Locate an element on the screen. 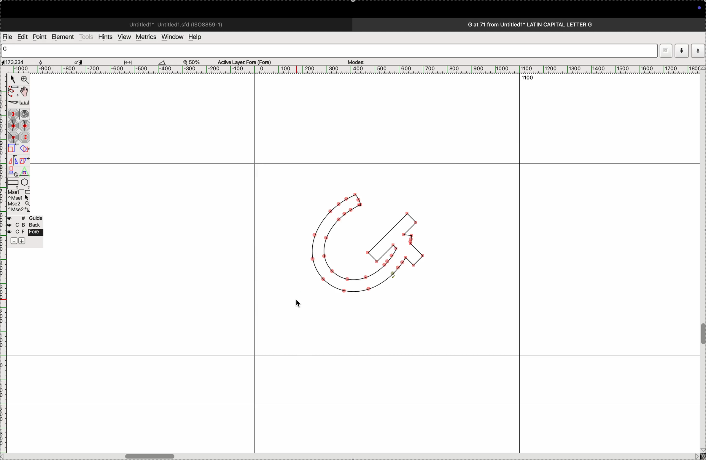  ruler is located at coordinates (24, 103).